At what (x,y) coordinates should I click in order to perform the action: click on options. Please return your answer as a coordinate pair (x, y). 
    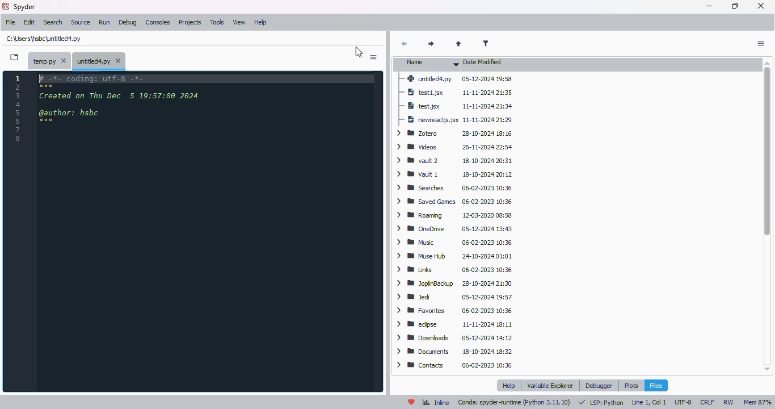
    Looking at the image, I should click on (374, 57).